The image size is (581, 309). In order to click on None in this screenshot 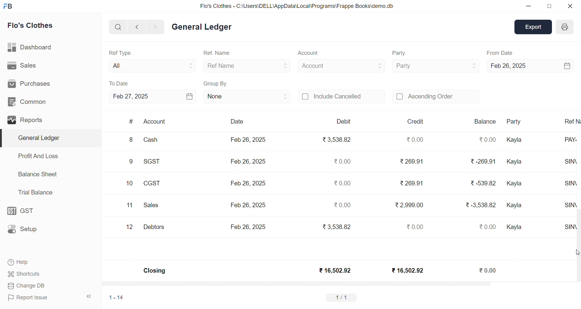, I will do `click(247, 96)`.